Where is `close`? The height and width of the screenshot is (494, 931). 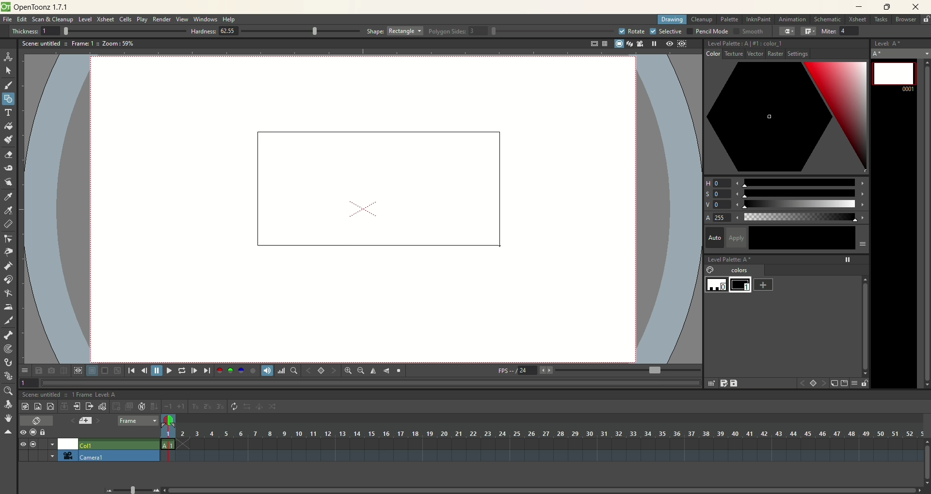
close is located at coordinates (913, 8).